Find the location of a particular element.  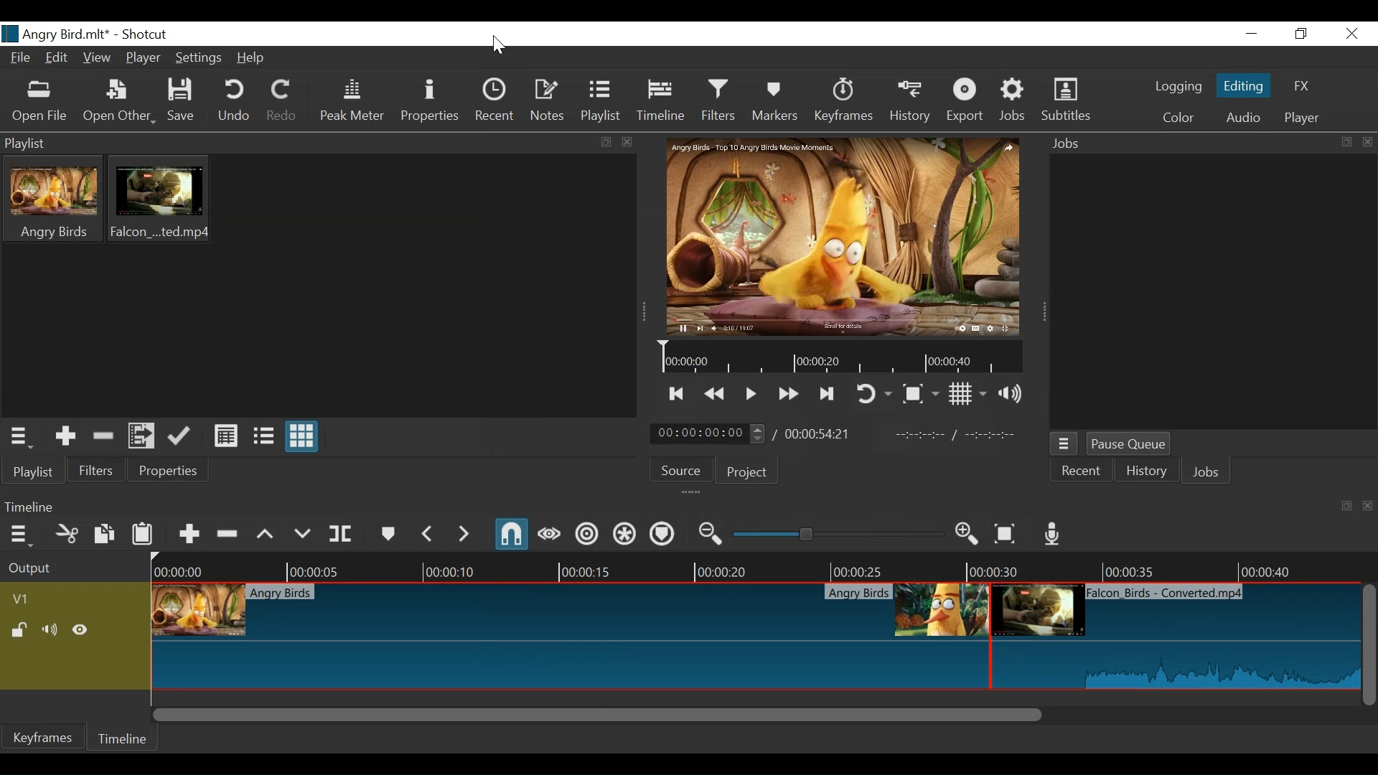

Timeline  is located at coordinates (840, 357).